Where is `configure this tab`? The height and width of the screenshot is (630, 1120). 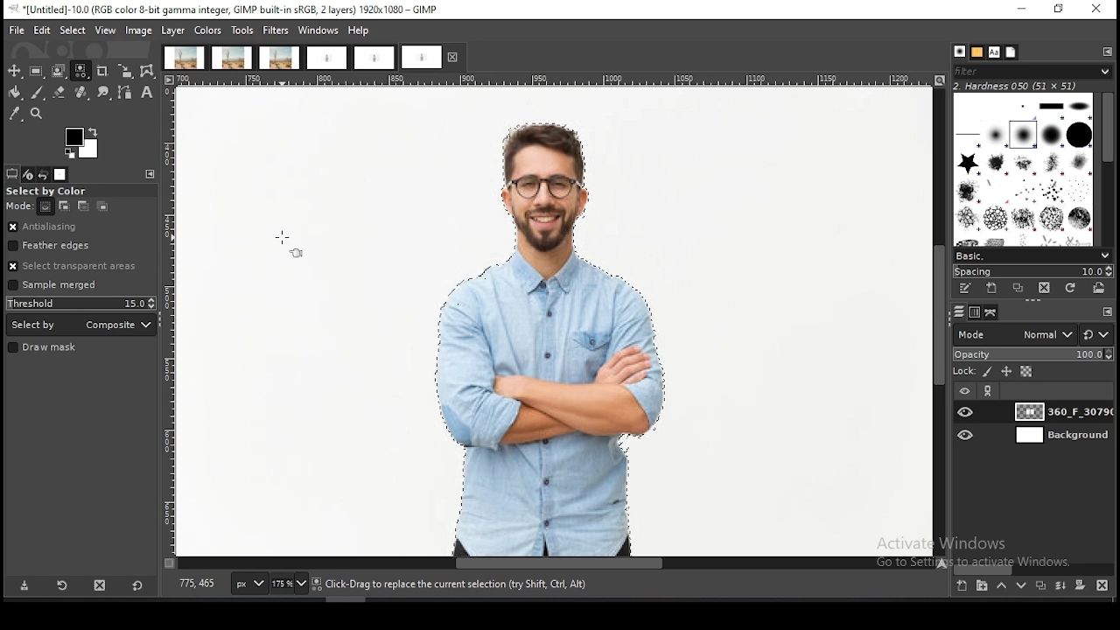 configure this tab is located at coordinates (1109, 51).